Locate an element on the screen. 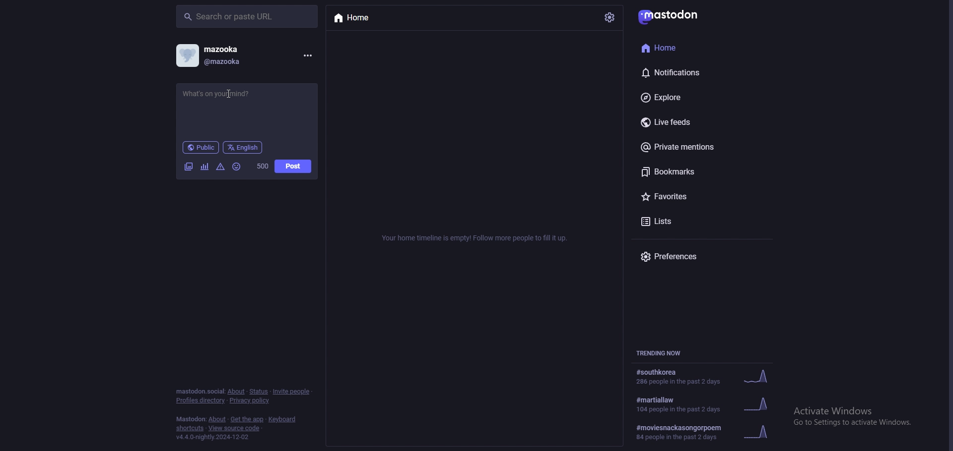 This screenshot has width=953, height=451. info is located at coordinates (477, 238).